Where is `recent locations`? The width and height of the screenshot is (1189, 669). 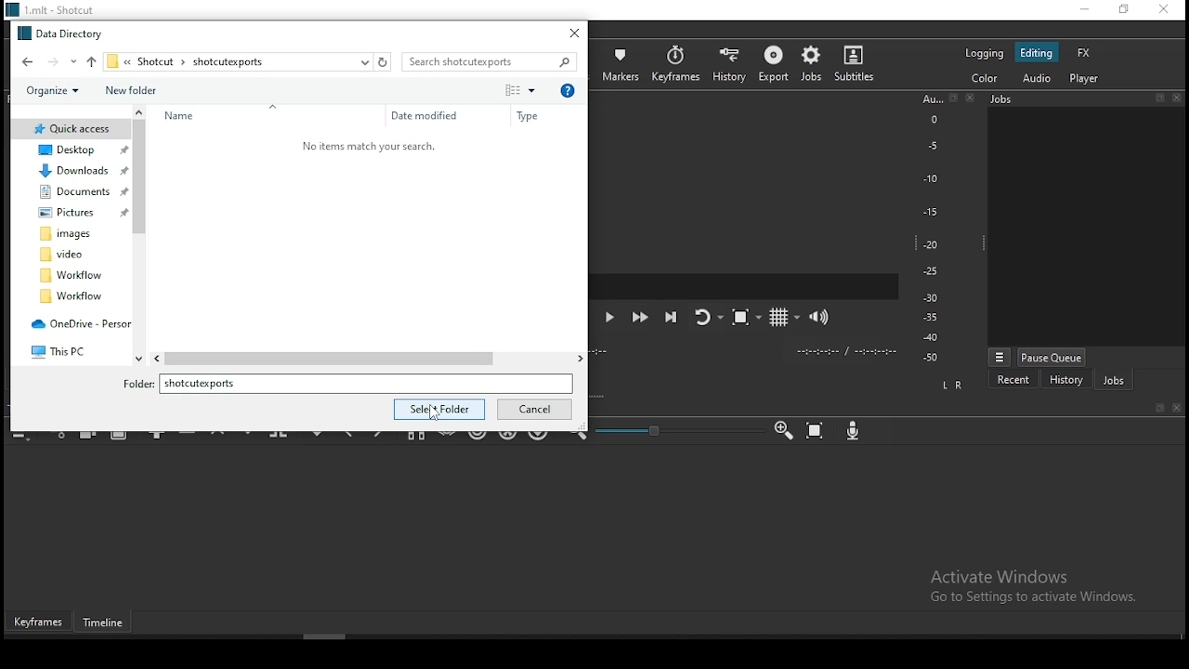 recent locations is located at coordinates (363, 61).